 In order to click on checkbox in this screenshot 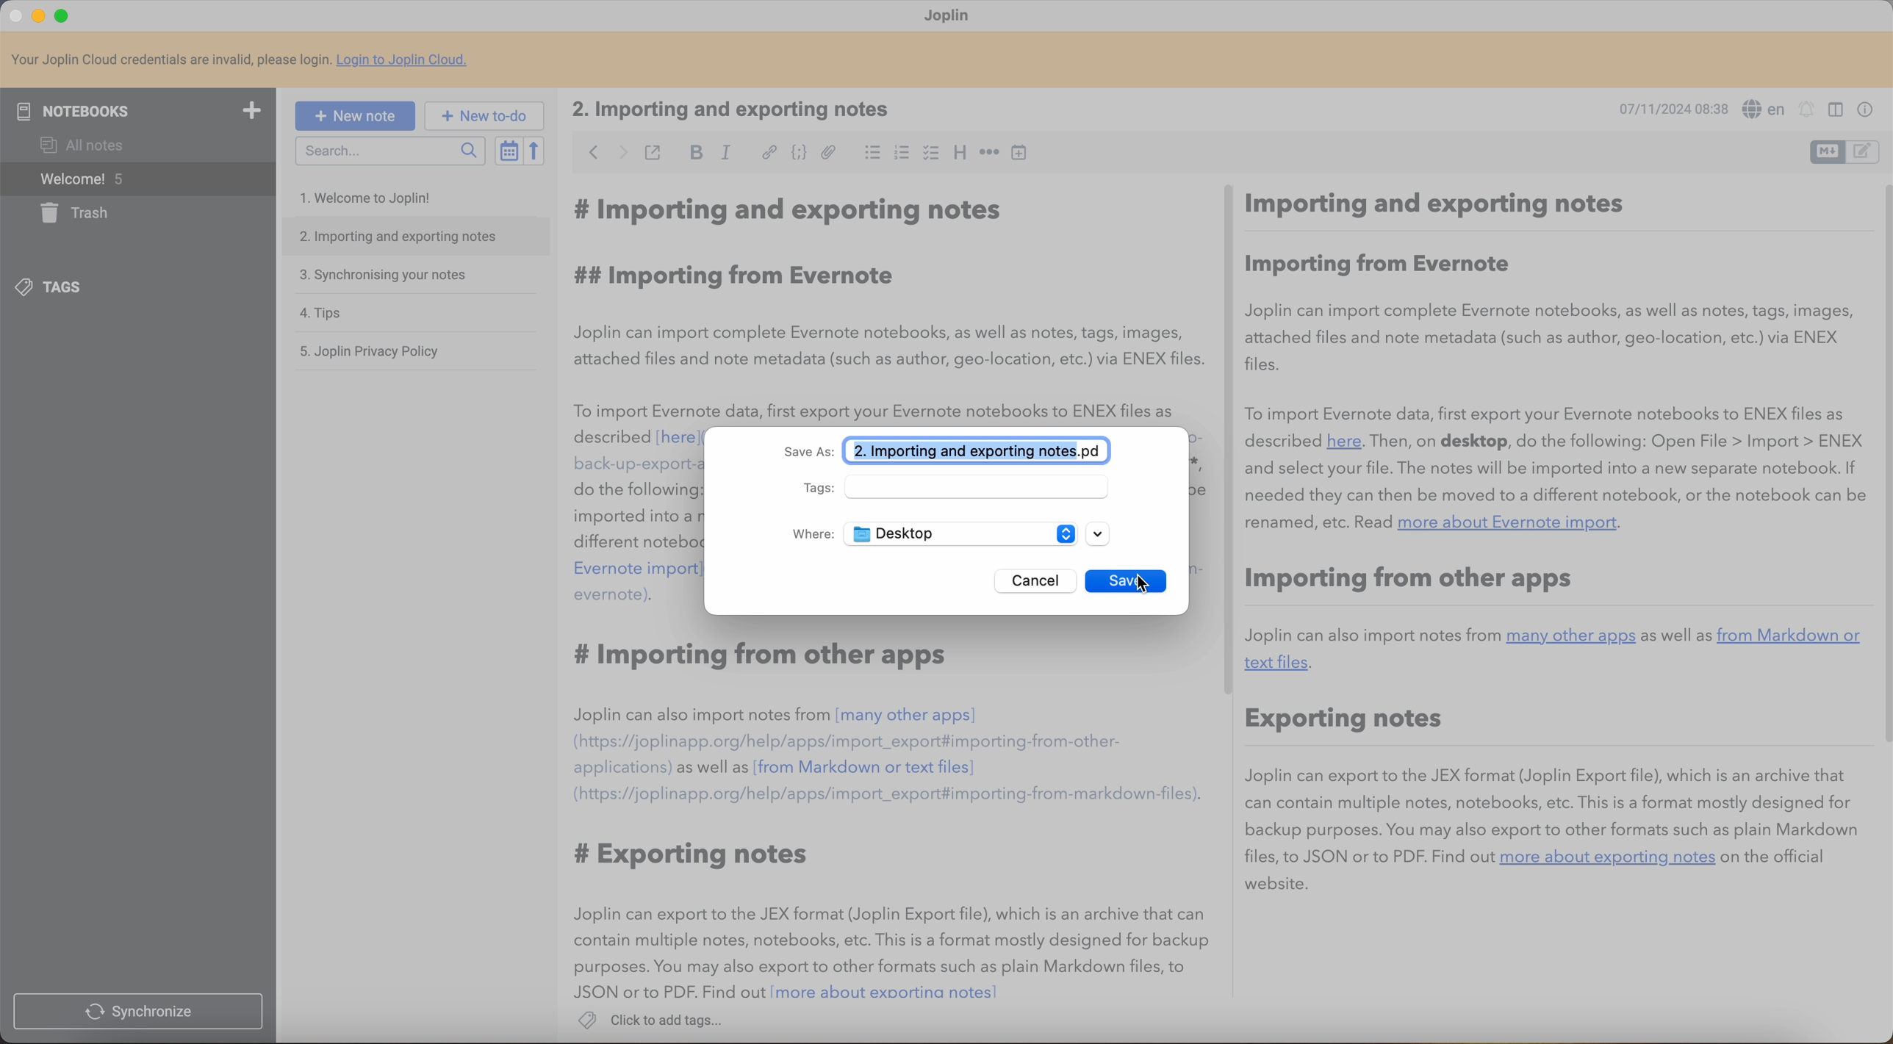, I will do `click(931, 152)`.